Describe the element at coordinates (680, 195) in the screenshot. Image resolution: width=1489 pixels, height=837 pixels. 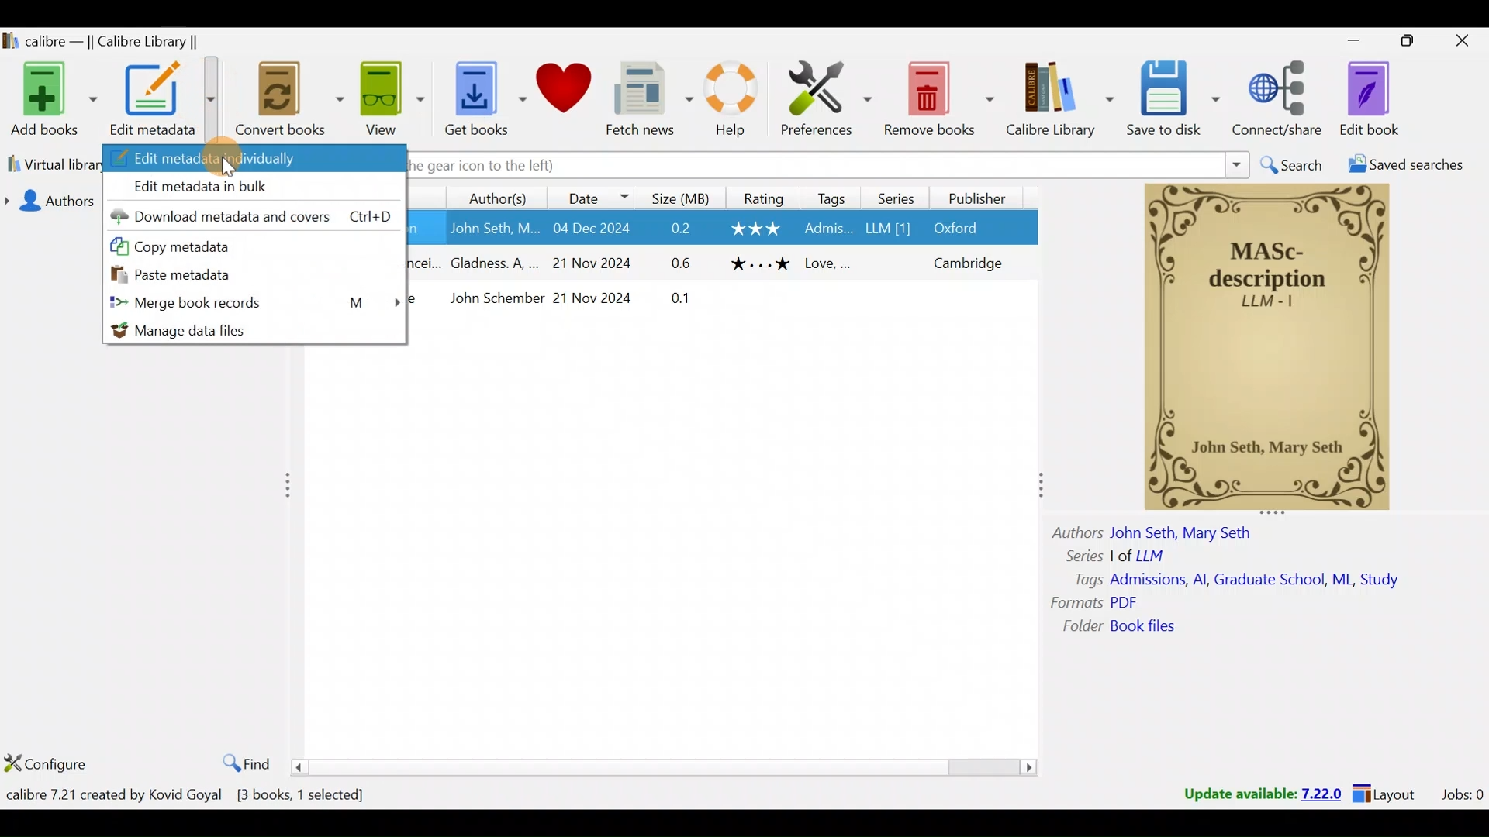
I see `Size` at that location.